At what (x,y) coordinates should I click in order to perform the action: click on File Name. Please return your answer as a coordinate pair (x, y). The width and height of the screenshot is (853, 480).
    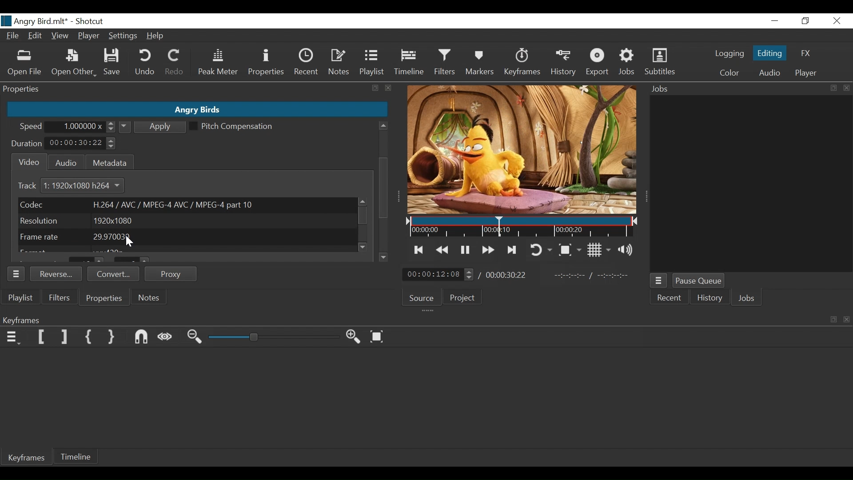
    Looking at the image, I should click on (35, 21).